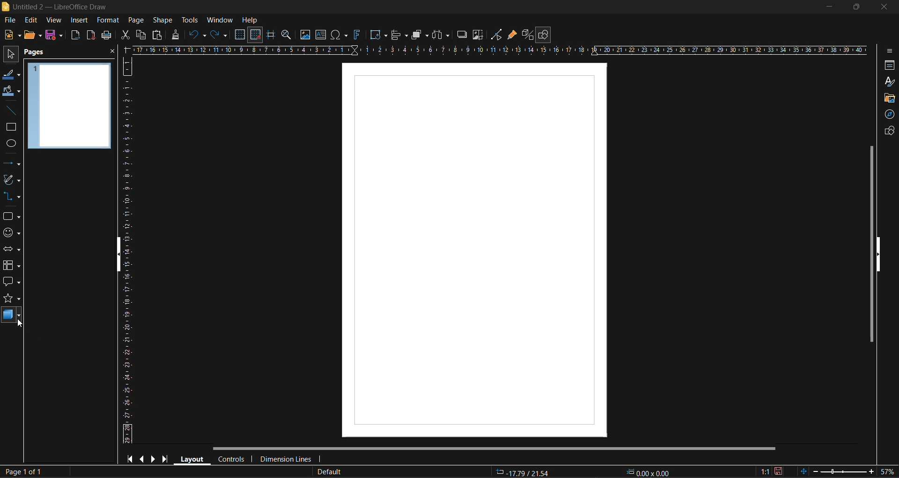 This screenshot has height=478, width=899. Describe the element at coordinates (220, 20) in the screenshot. I see `window` at that location.